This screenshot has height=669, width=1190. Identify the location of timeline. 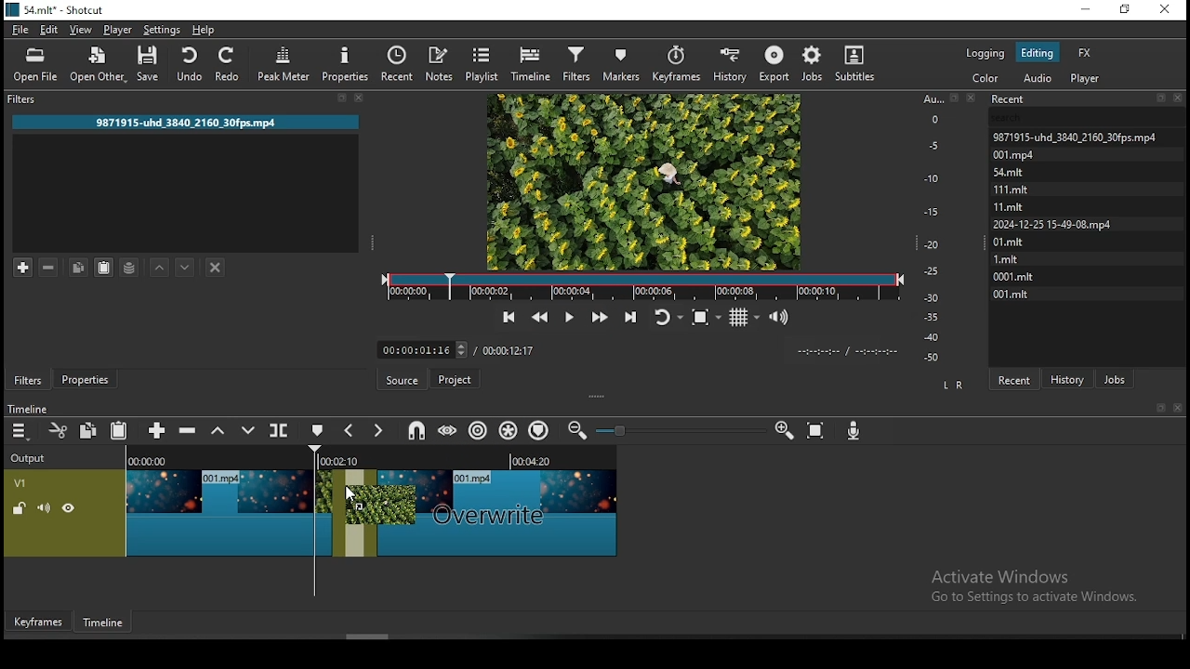
(27, 409).